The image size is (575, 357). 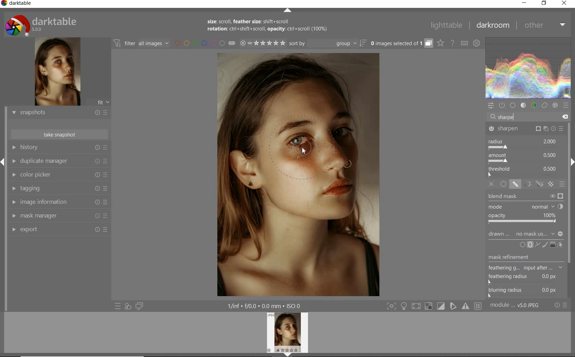 What do you see at coordinates (447, 25) in the screenshot?
I see `lighttable` at bounding box center [447, 25].